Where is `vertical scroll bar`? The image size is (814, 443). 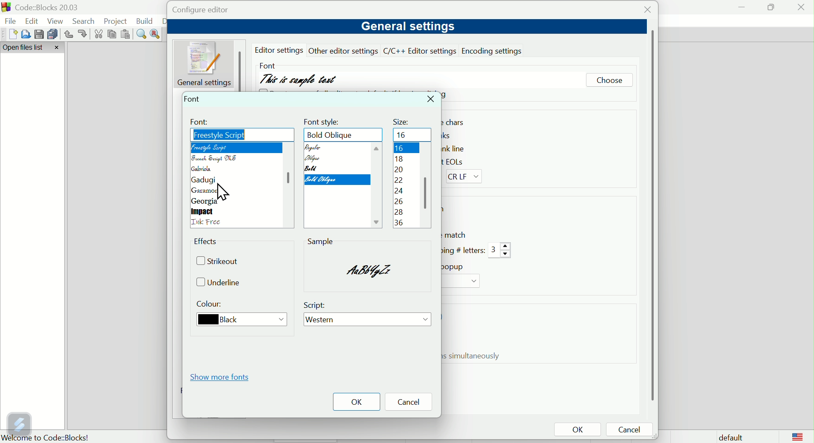 vertical scroll bar is located at coordinates (651, 216).